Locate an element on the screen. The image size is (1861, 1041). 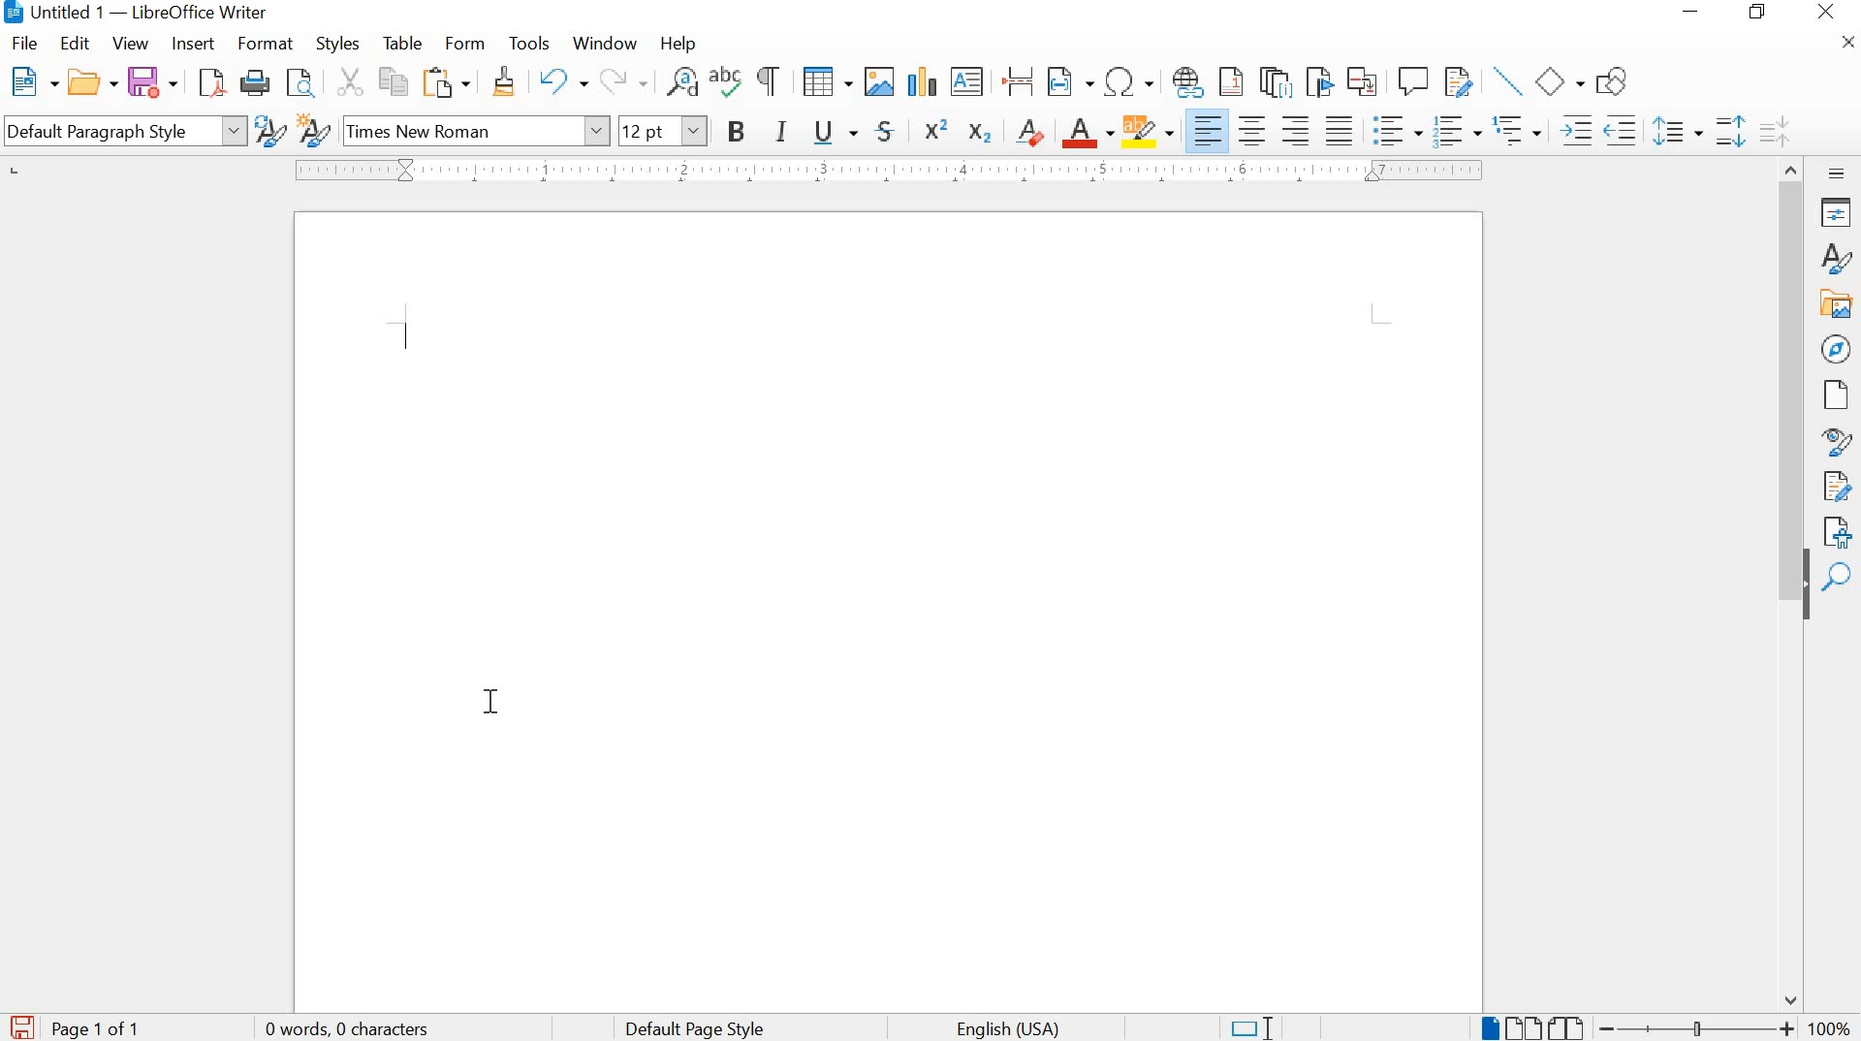
UNDO is located at coordinates (556, 84).